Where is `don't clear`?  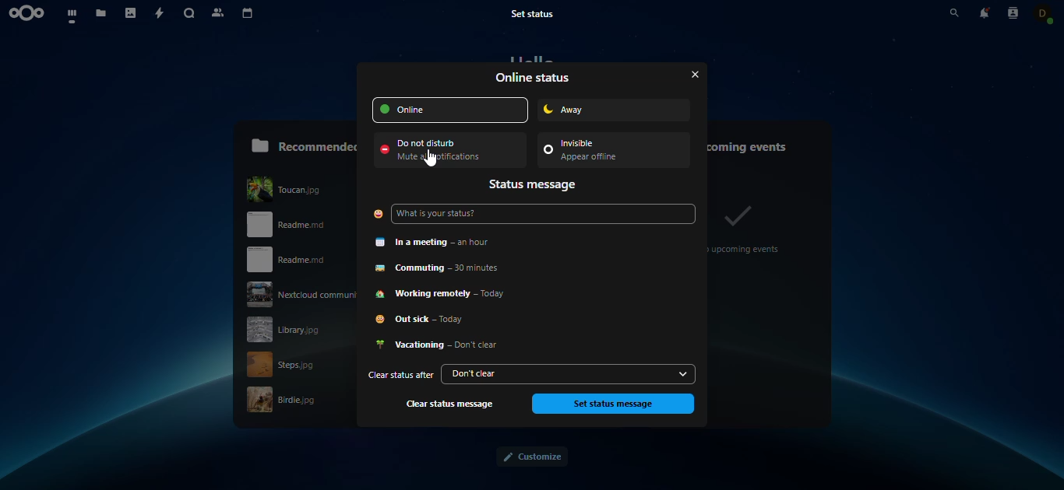
don't clear is located at coordinates (557, 373).